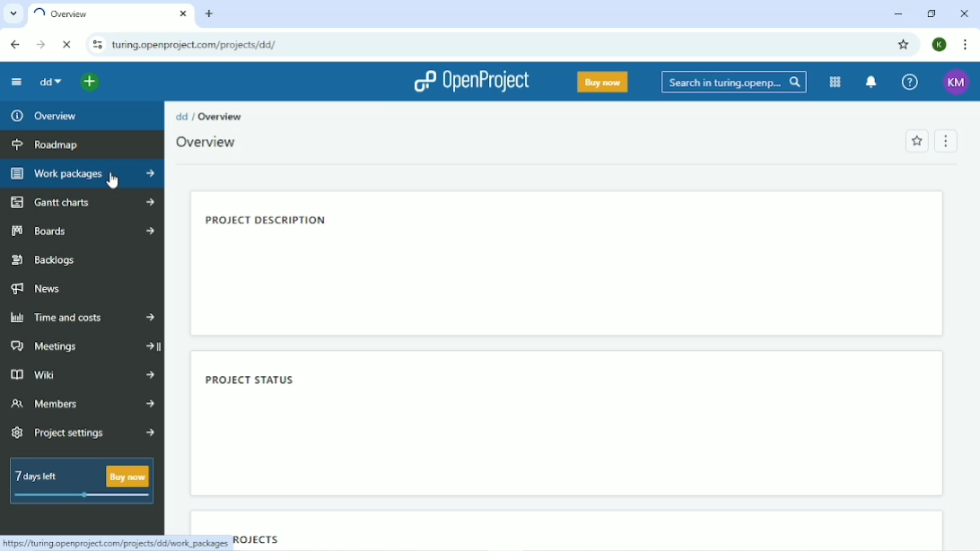 The height and width of the screenshot is (551, 980). Describe the element at coordinates (83, 482) in the screenshot. I see `7 days left` at that location.